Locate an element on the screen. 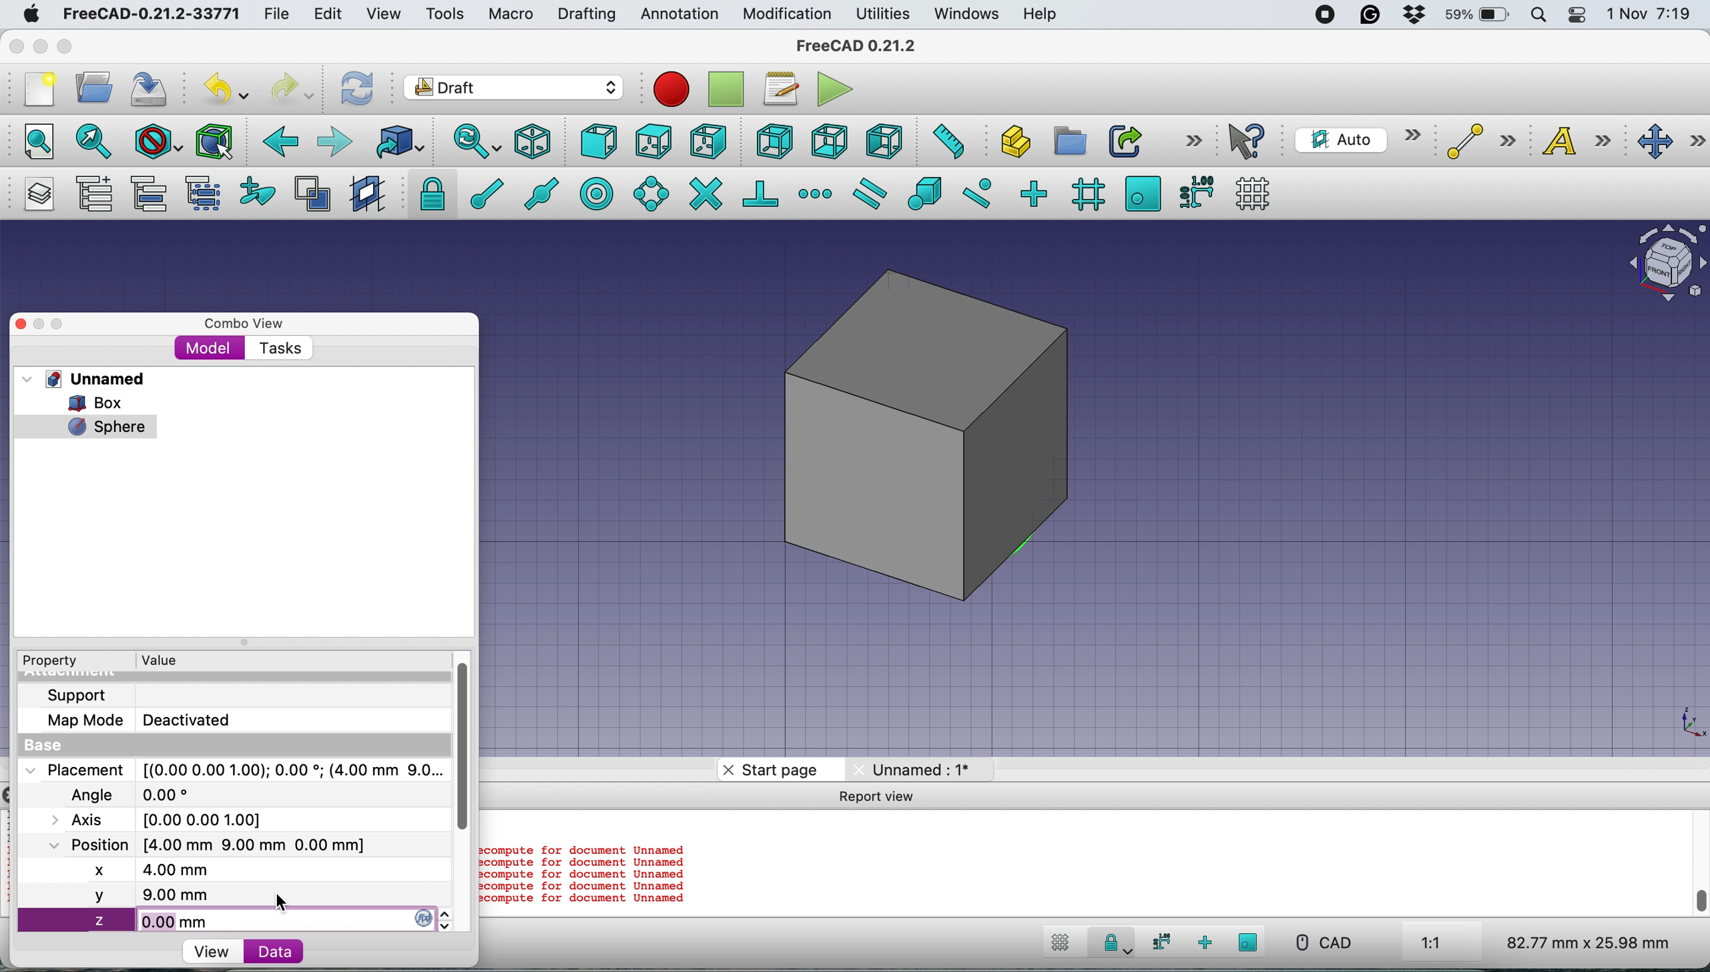  object intersection is located at coordinates (1665, 260).